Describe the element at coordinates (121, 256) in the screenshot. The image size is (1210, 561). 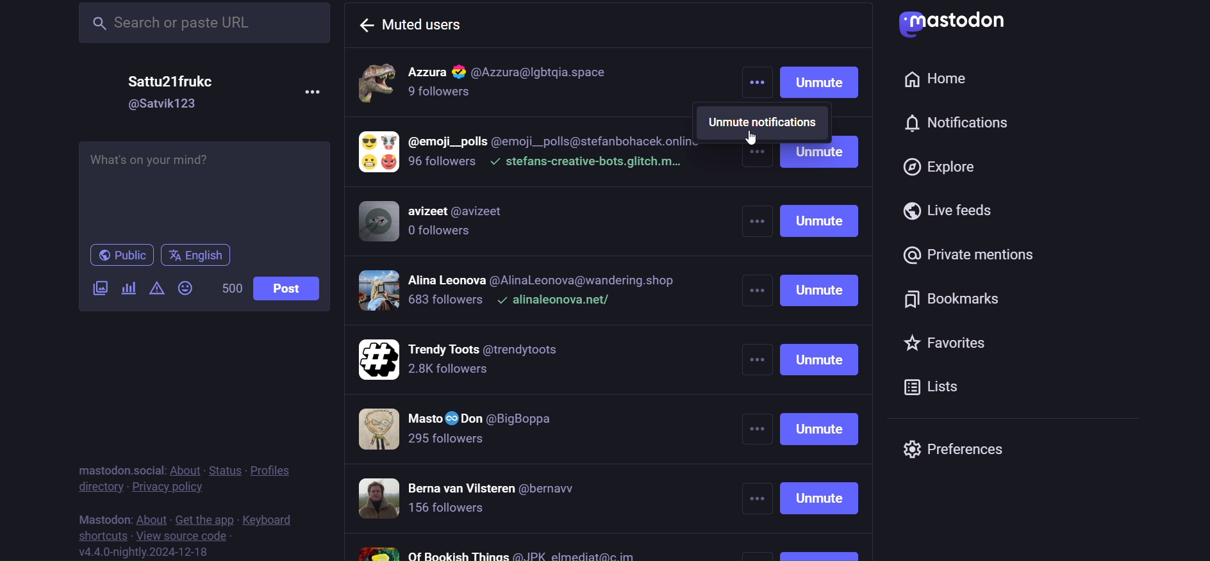
I see `public` at that location.